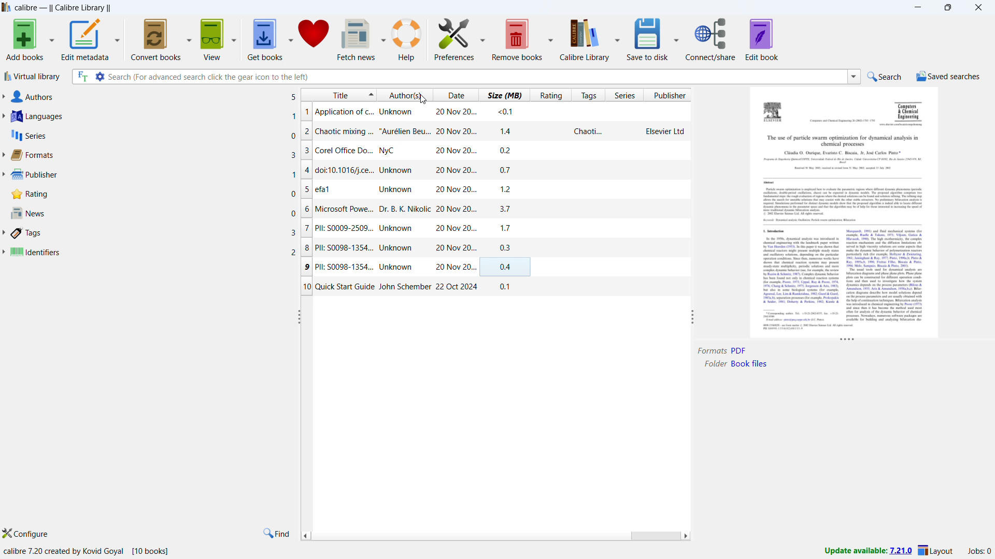 This screenshot has height=559, width=995. What do you see at coordinates (510, 188) in the screenshot?
I see `1.2` at bounding box center [510, 188].